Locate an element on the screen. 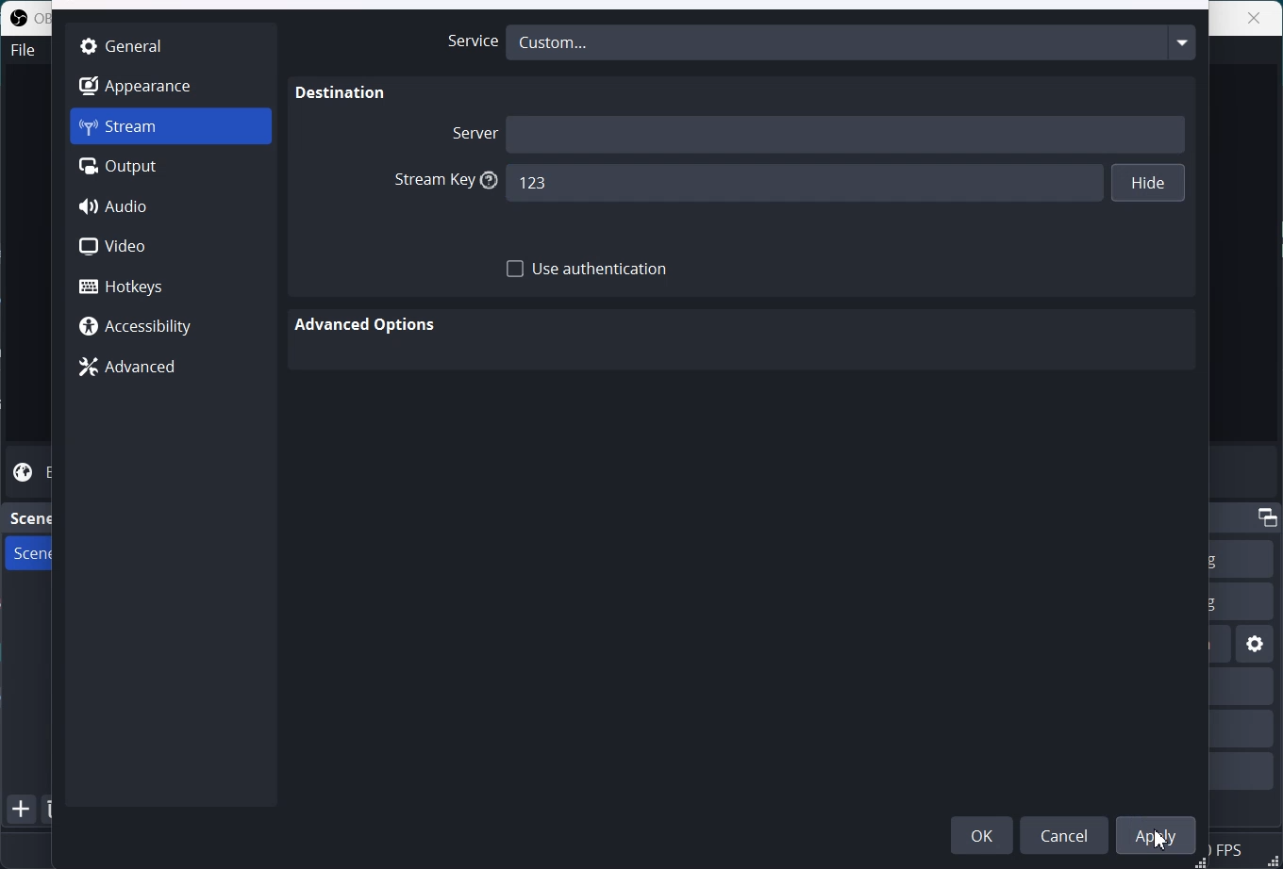 The image size is (1283, 869). Output is located at coordinates (171, 167).